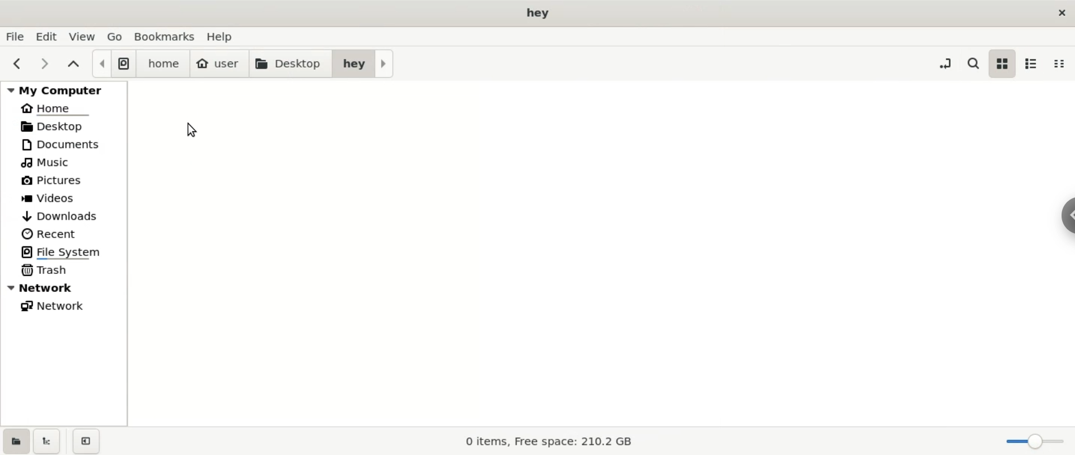  What do you see at coordinates (64, 234) in the screenshot?
I see `recent` at bounding box center [64, 234].